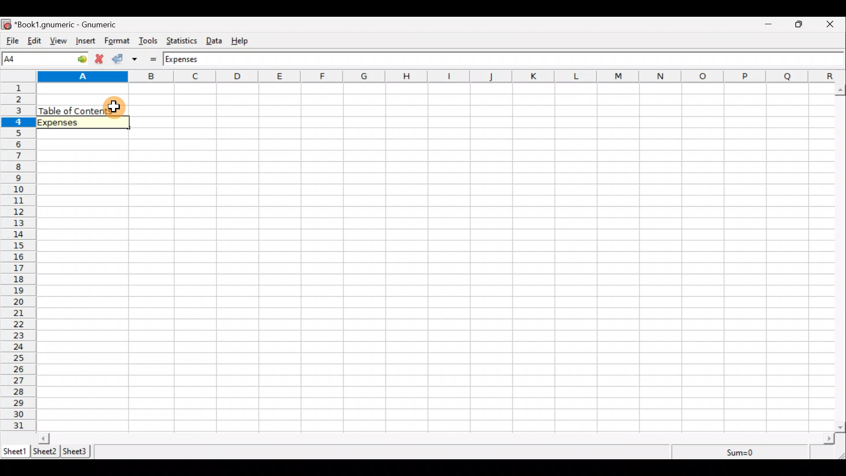  I want to click on Sheet 3, so click(77, 451).